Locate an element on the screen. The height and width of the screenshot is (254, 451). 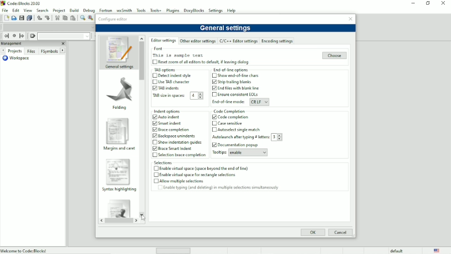
Jump back is located at coordinates (6, 36).